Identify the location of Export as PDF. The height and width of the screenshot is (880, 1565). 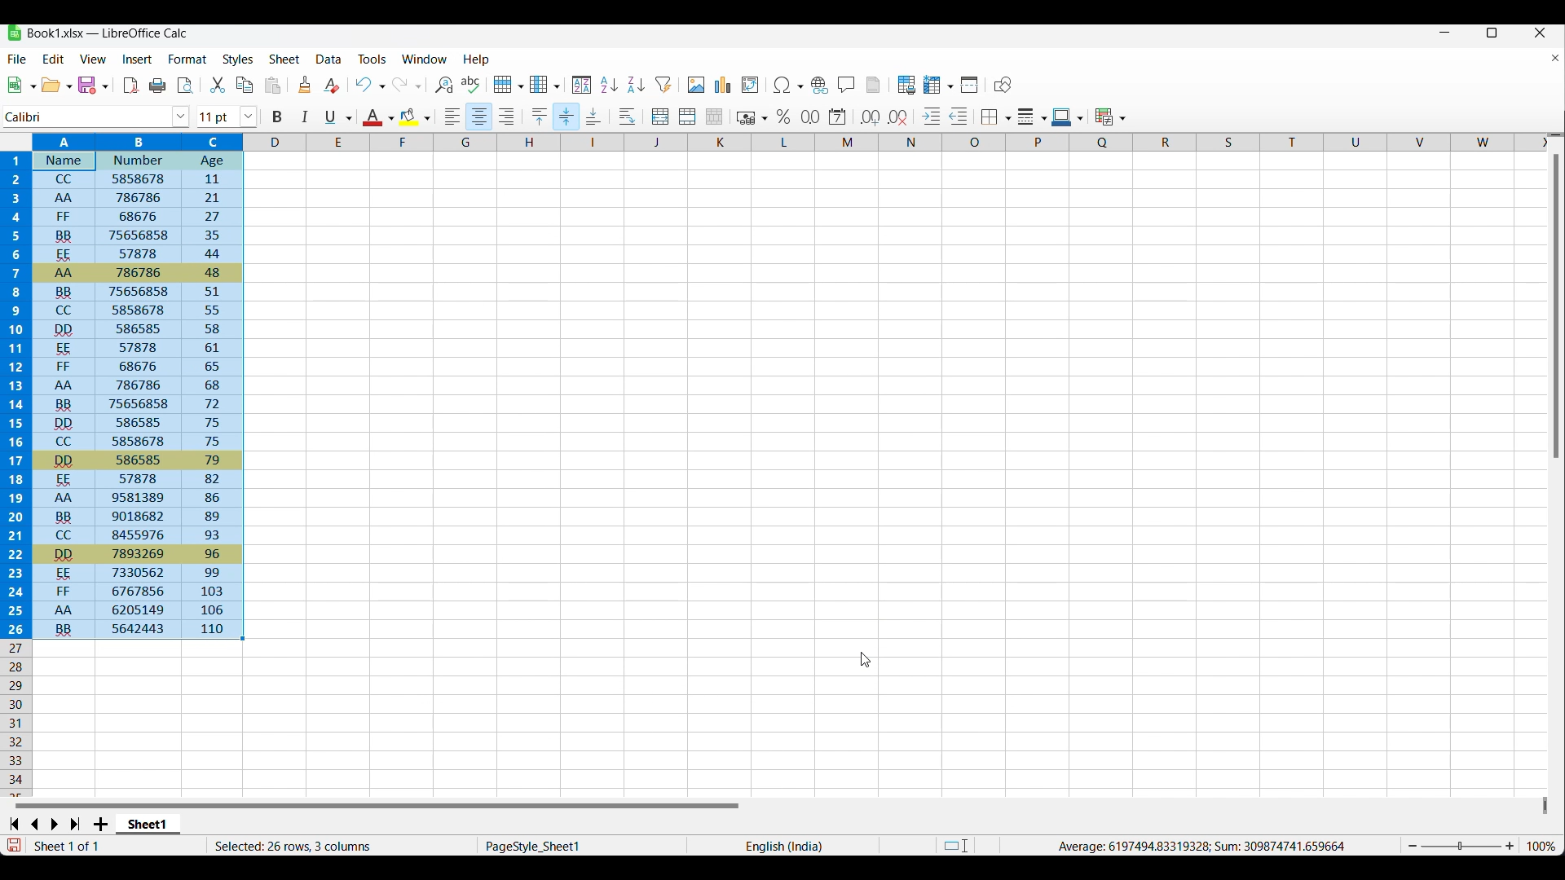
(132, 86).